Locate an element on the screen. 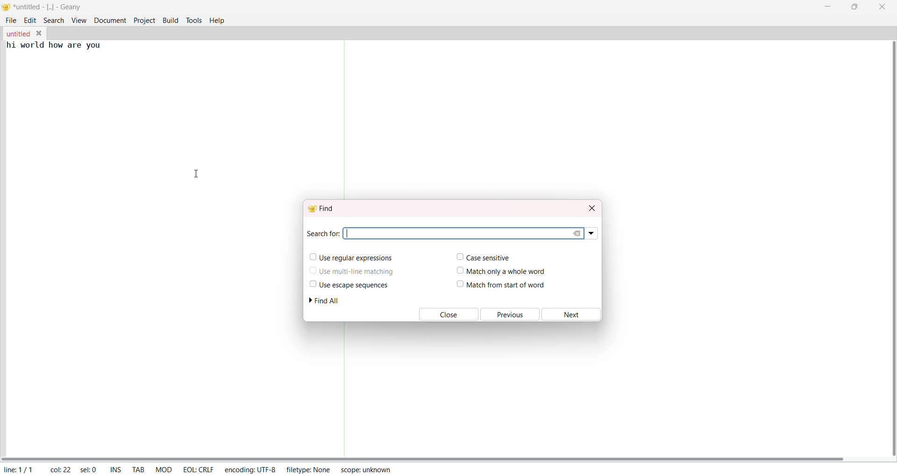 Image resolution: width=897 pixels, height=475 pixels. ins is located at coordinates (116, 469).